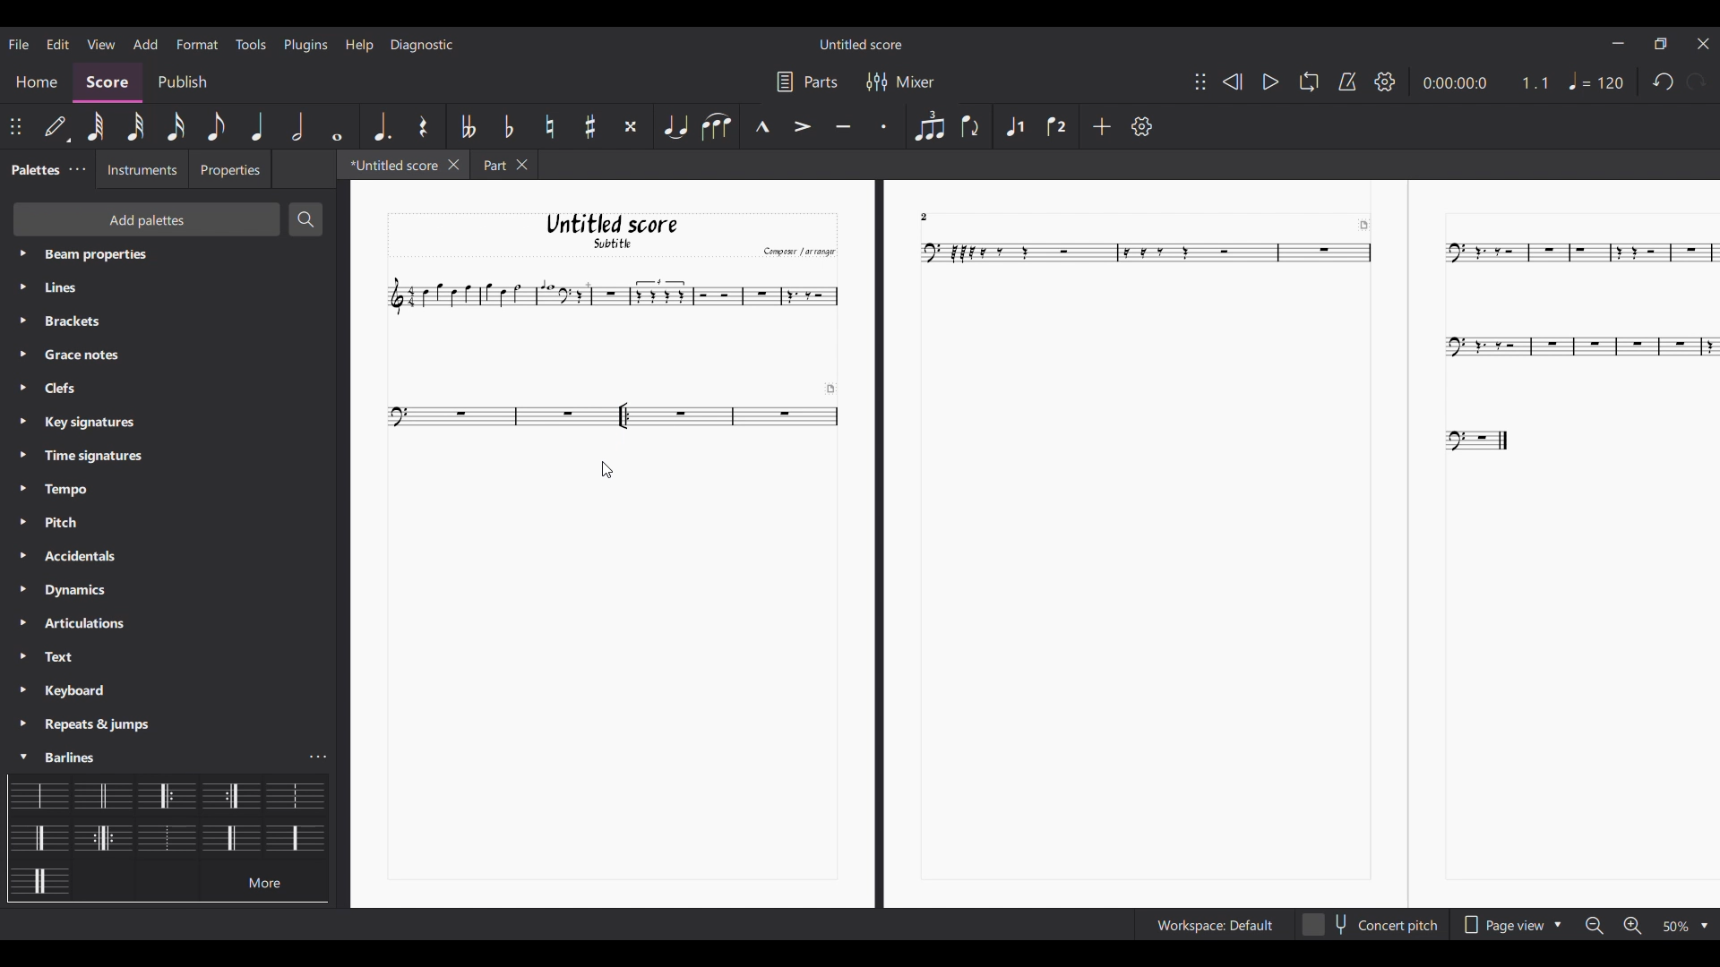 The width and height of the screenshot is (1720, 967). Describe the element at coordinates (503, 165) in the screenshot. I see `Other tab` at that location.